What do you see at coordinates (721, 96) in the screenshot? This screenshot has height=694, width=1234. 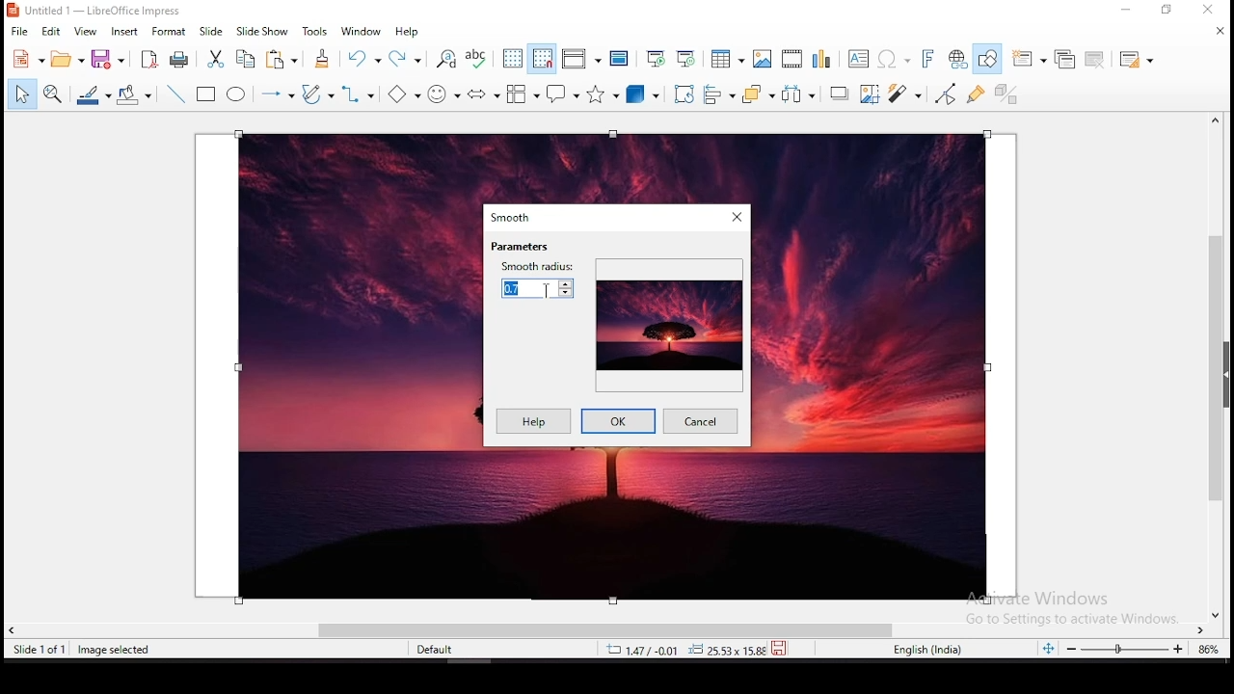 I see `align objects` at bounding box center [721, 96].